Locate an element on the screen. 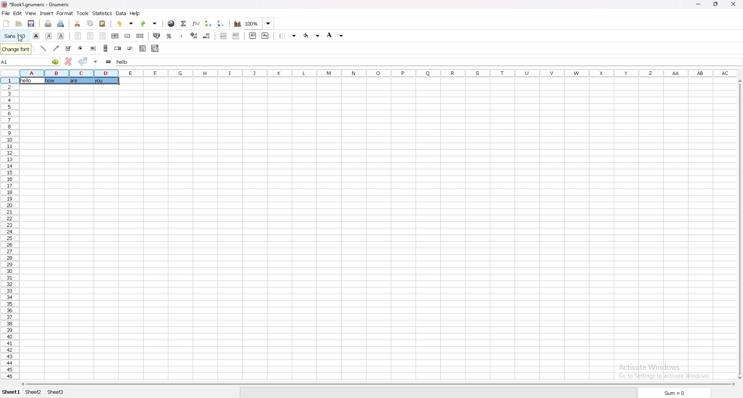 The width and height of the screenshot is (743, 398). file name is located at coordinates (36, 4).